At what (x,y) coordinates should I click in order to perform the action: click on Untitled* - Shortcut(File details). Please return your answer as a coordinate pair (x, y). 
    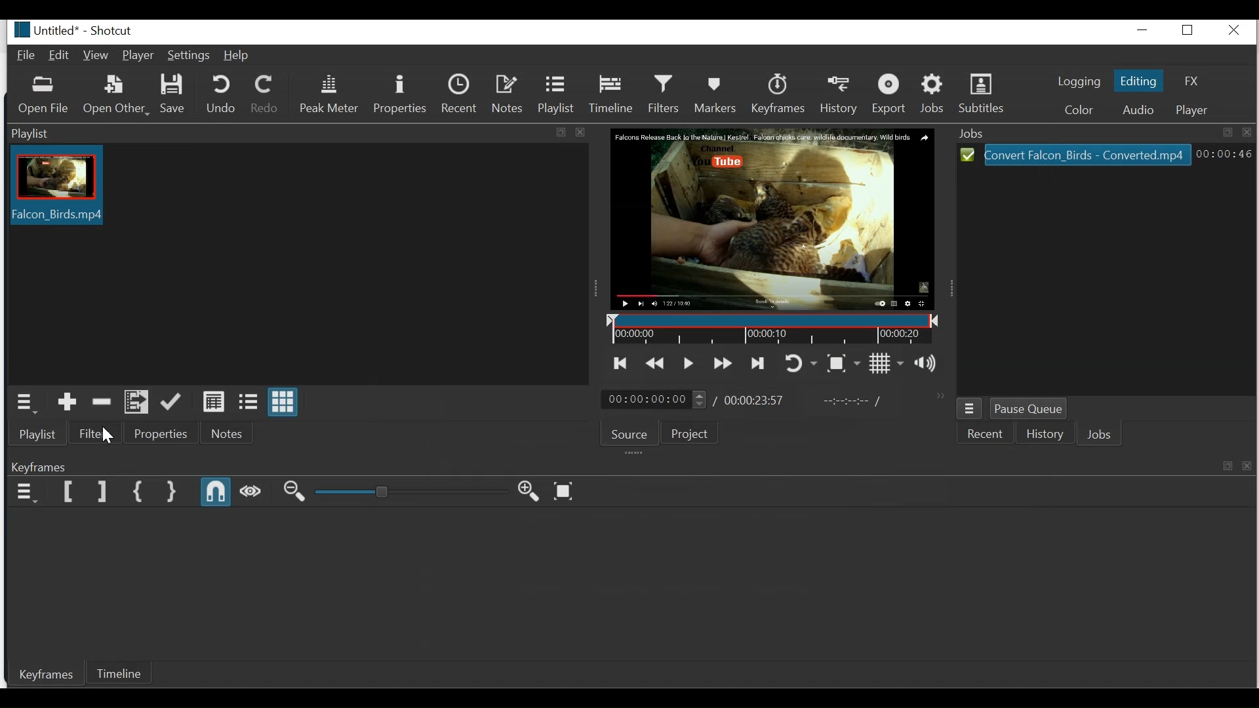
    Looking at the image, I should click on (77, 30).